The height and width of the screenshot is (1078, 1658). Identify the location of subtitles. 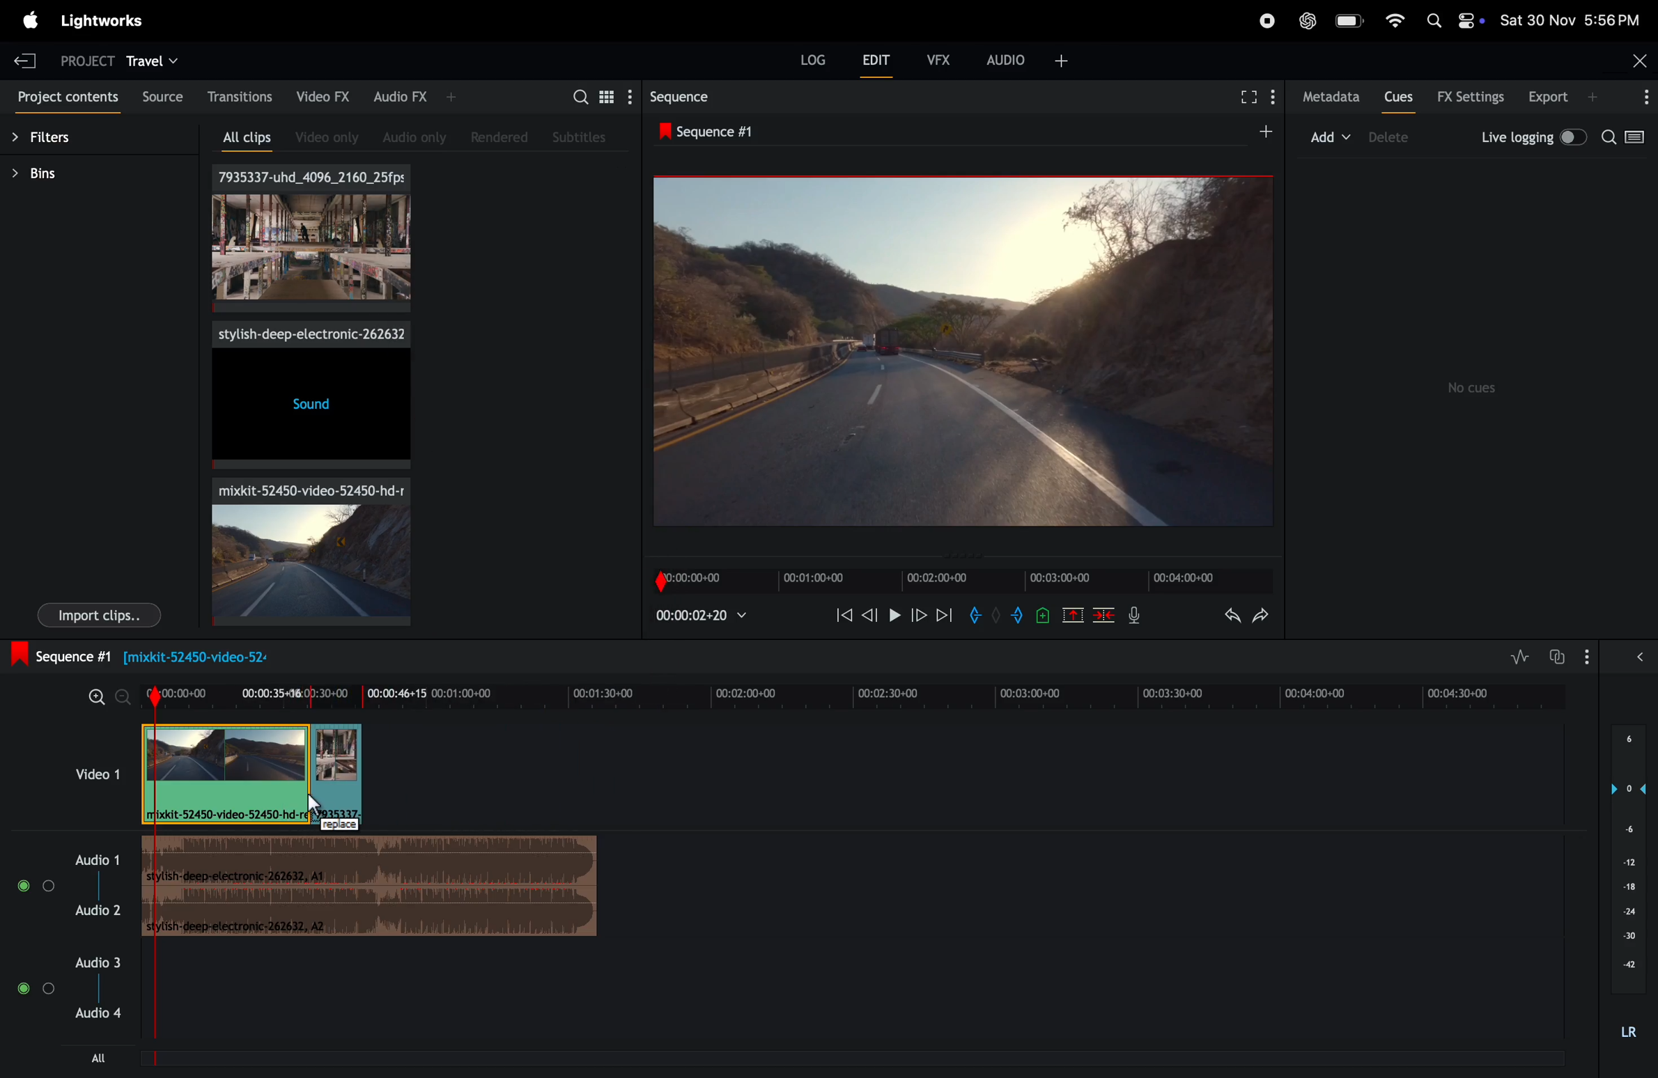
(580, 135).